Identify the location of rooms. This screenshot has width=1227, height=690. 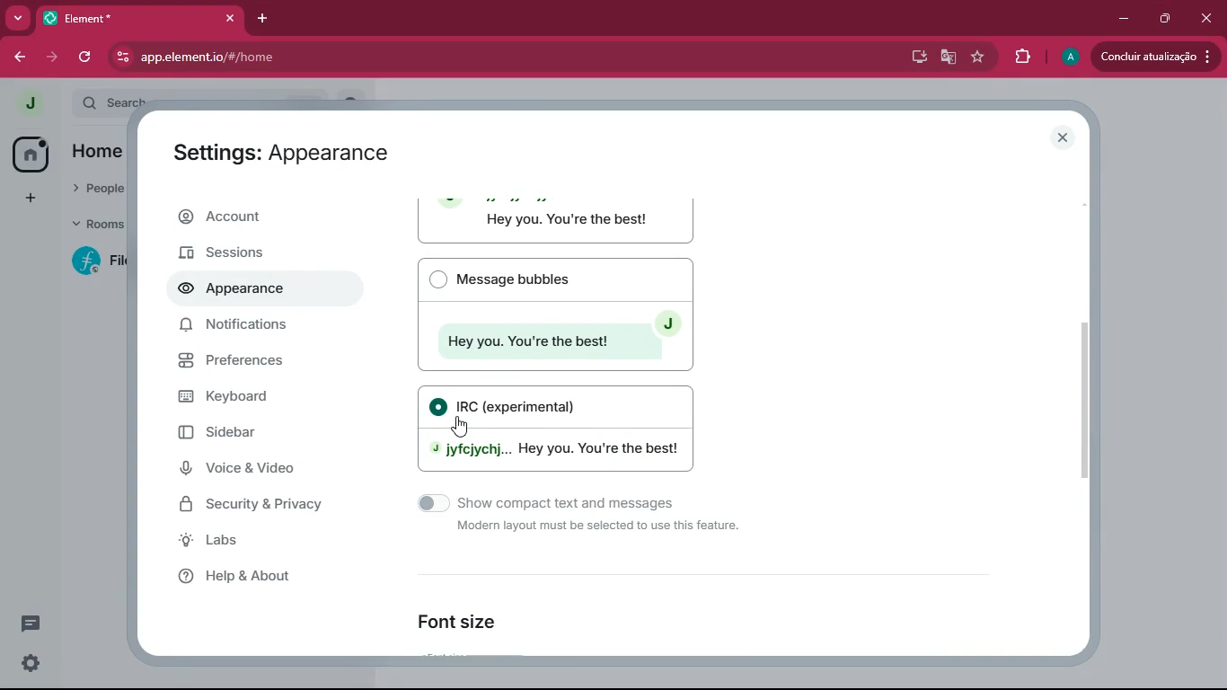
(95, 223).